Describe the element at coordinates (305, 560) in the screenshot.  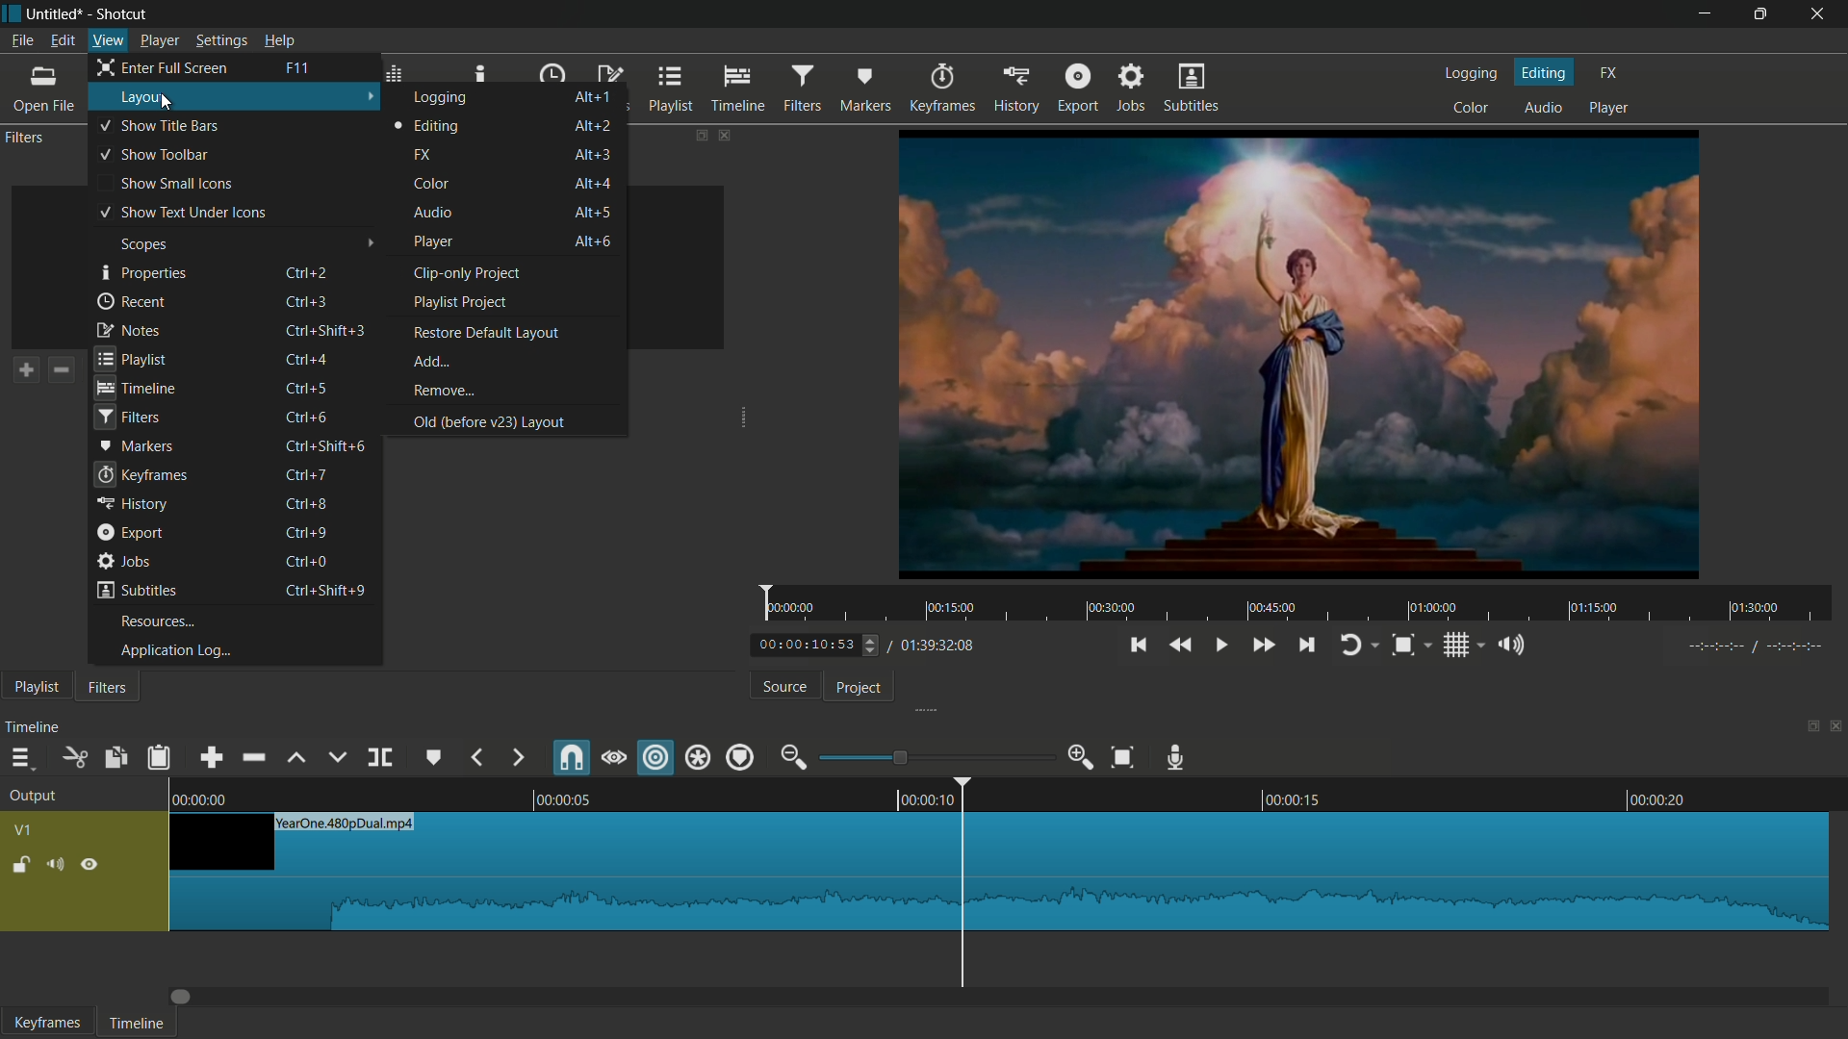
I see `keyboard shortcut` at that location.